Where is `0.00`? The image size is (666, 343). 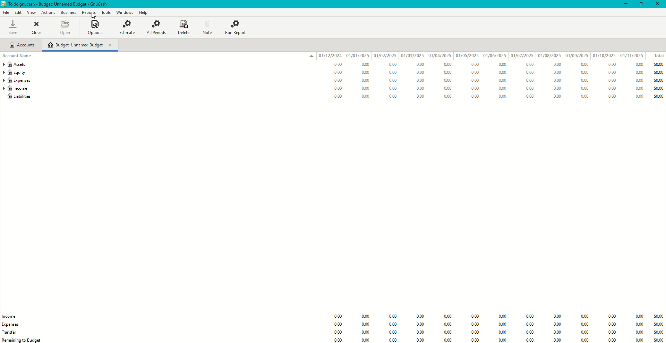 0.00 is located at coordinates (556, 333).